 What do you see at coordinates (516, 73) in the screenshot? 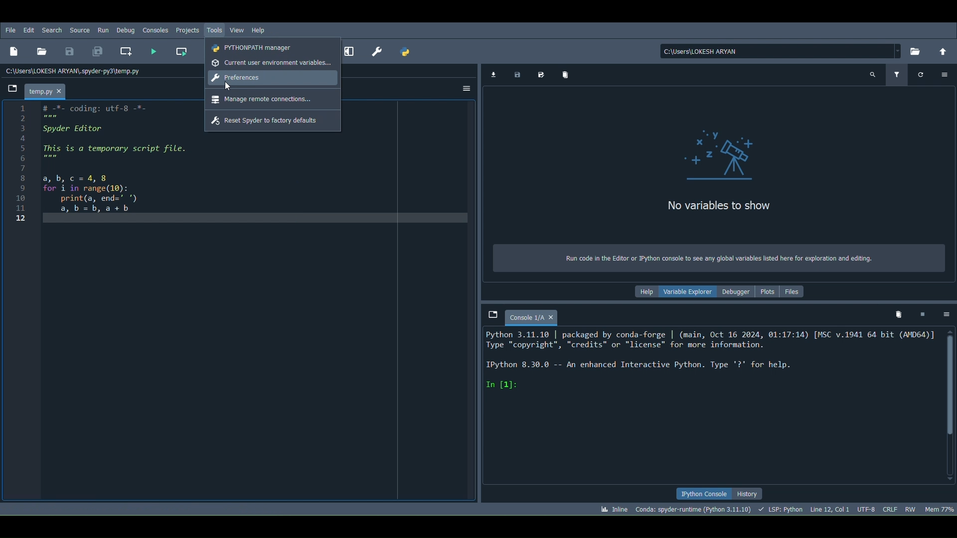
I see `Save data` at bounding box center [516, 73].